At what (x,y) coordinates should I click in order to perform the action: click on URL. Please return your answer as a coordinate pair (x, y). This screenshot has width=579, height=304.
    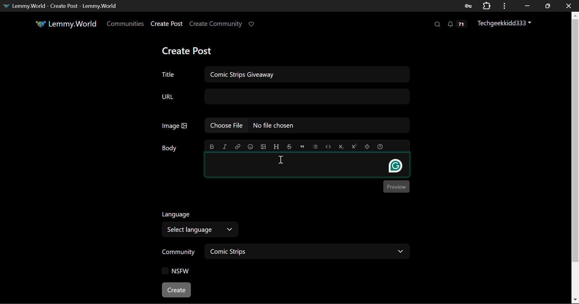
    Looking at the image, I should click on (284, 97).